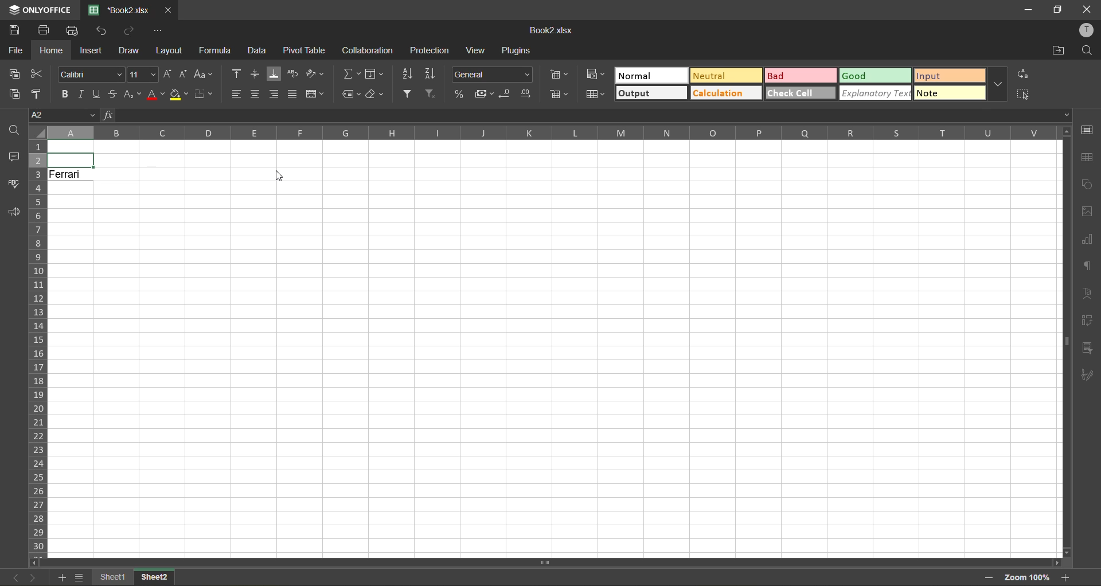 The width and height of the screenshot is (1101, 586). What do you see at coordinates (558, 76) in the screenshot?
I see `insert cells` at bounding box center [558, 76].